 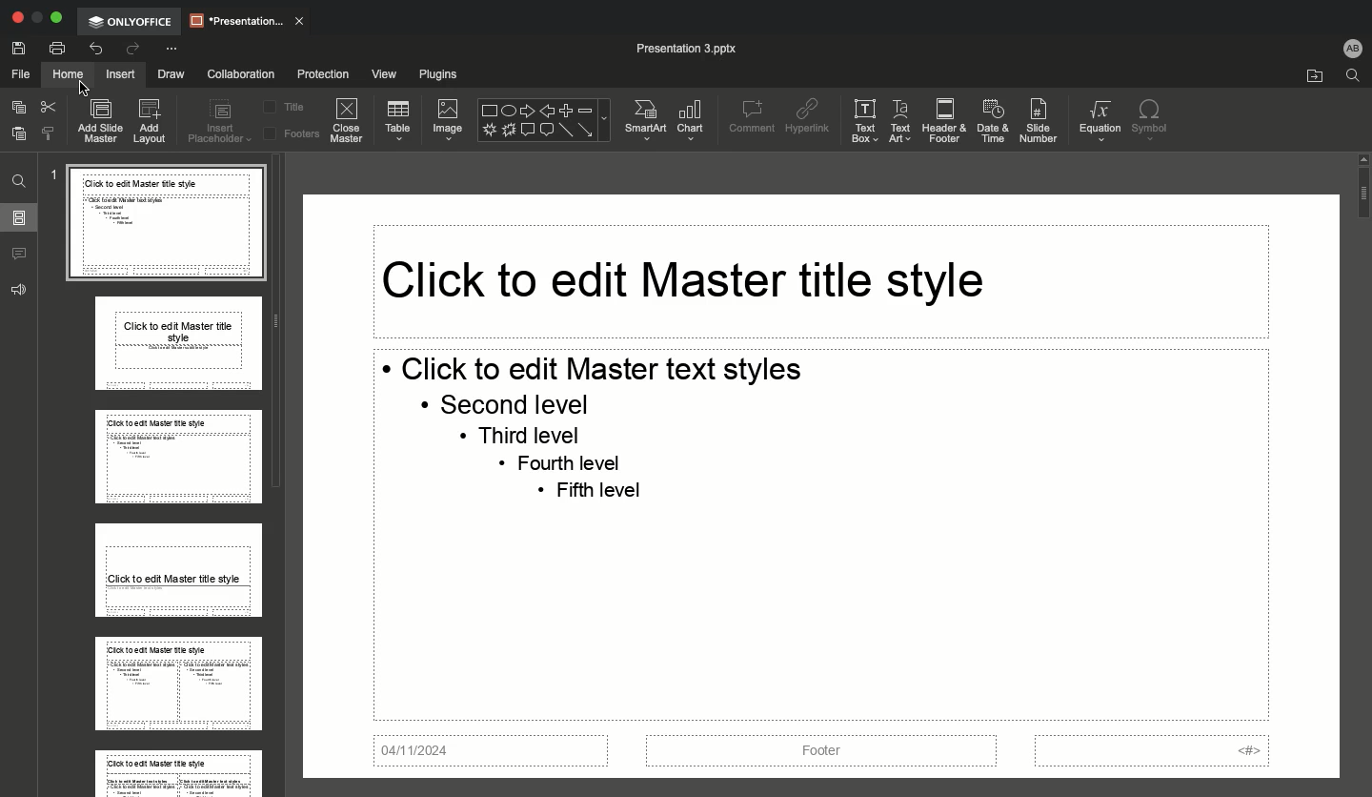 I want to click on Open file location, so click(x=1311, y=75).